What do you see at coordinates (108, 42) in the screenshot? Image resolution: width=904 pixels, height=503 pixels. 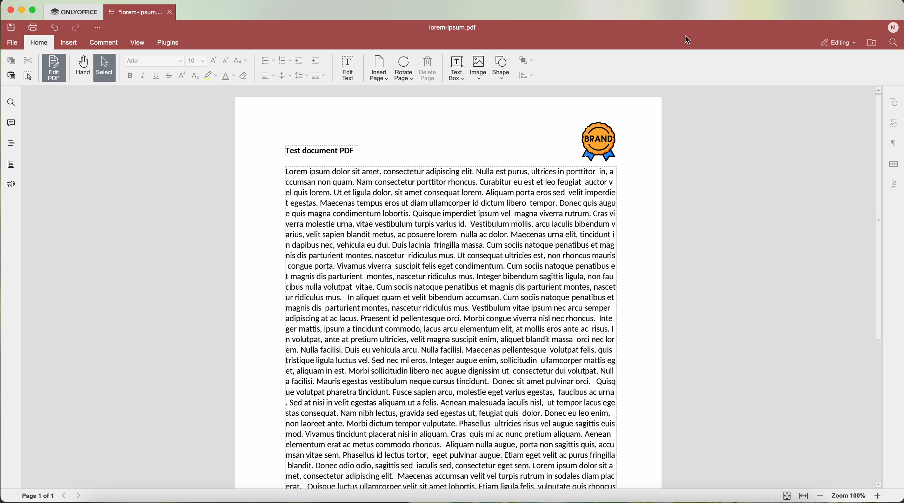 I see `comment` at bounding box center [108, 42].